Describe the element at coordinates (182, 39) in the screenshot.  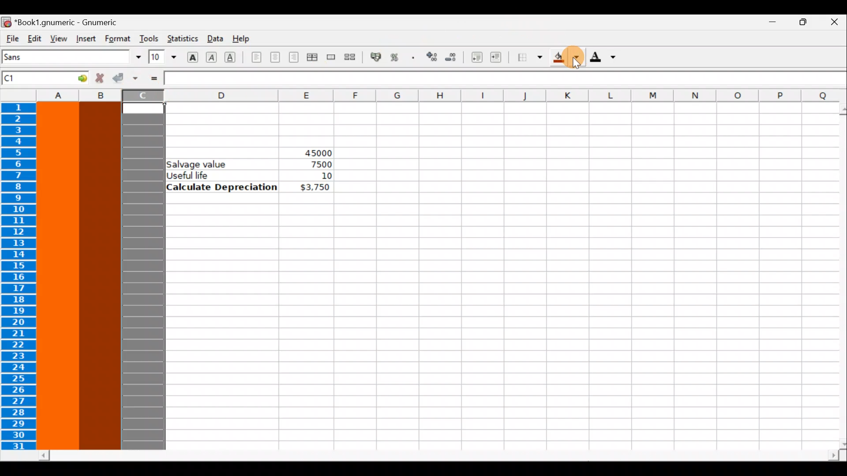
I see `Statistics` at that location.